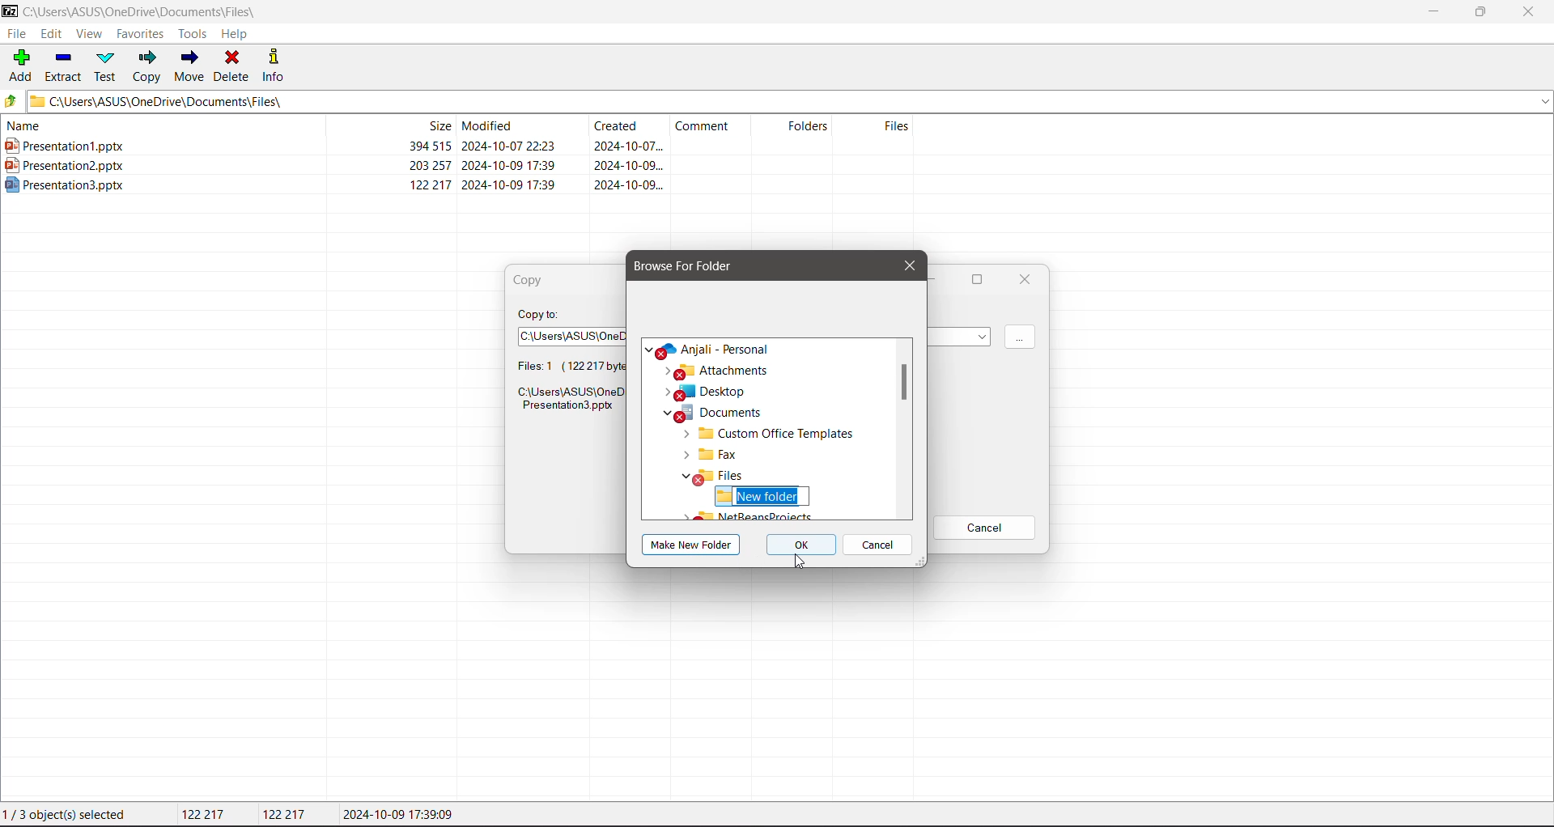  Describe the element at coordinates (1433, 12) in the screenshot. I see `Minimize` at that location.